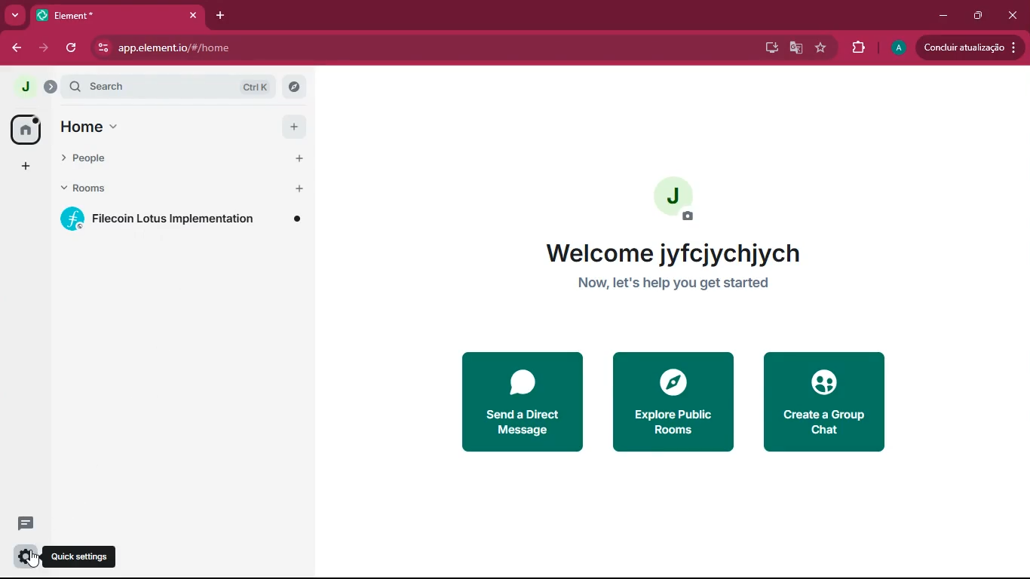  Describe the element at coordinates (673, 253) in the screenshot. I see `Welcome jyfcjychjych` at that location.